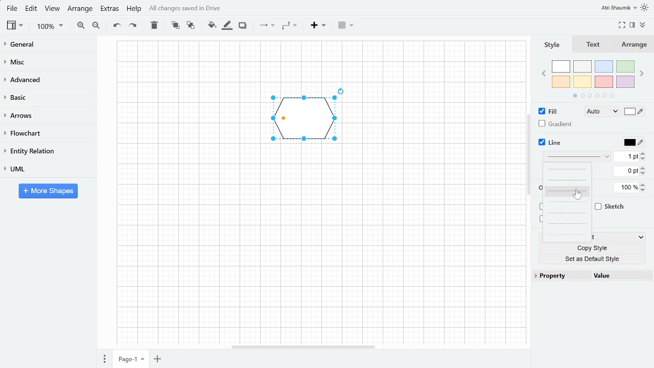 Image resolution: width=654 pixels, height=368 pixels. What do you see at coordinates (229, 26) in the screenshot?
I see `Fill line` at bounding box center [229, 26].